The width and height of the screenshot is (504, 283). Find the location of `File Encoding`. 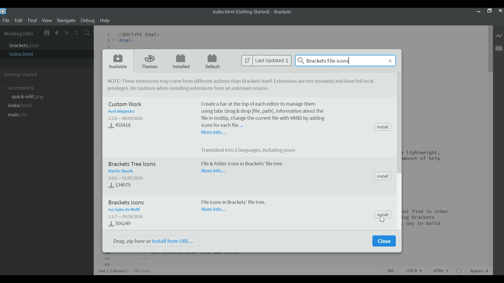

File Encoding is located at coordinates (413, 270).